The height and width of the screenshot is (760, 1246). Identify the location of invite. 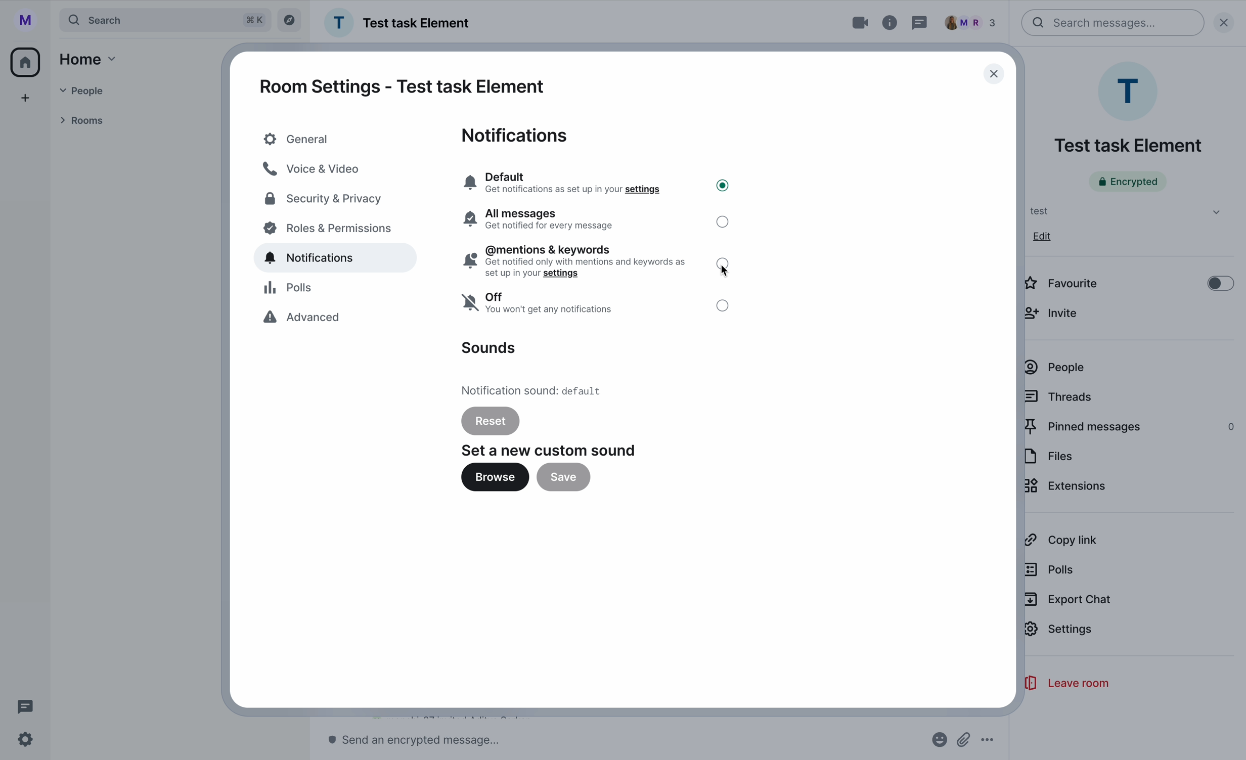
(1055, 312).